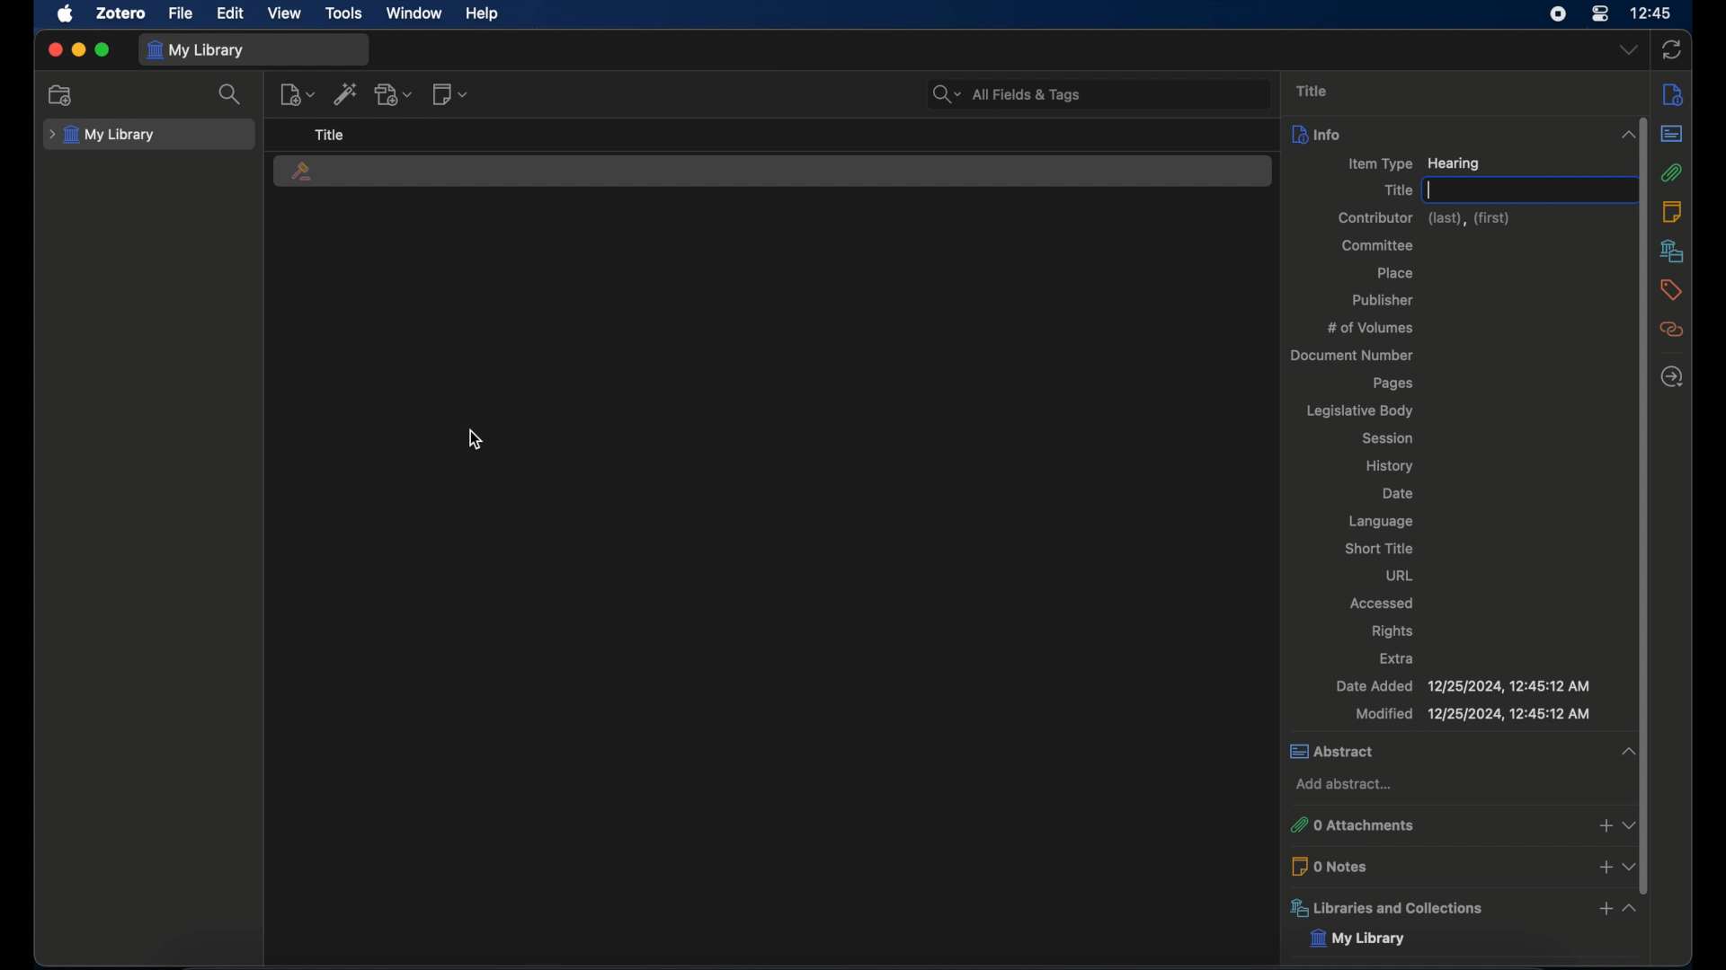  Describe the element at coordinates (1462, 826) in the screenshot. I see `0 attachments` at that location.